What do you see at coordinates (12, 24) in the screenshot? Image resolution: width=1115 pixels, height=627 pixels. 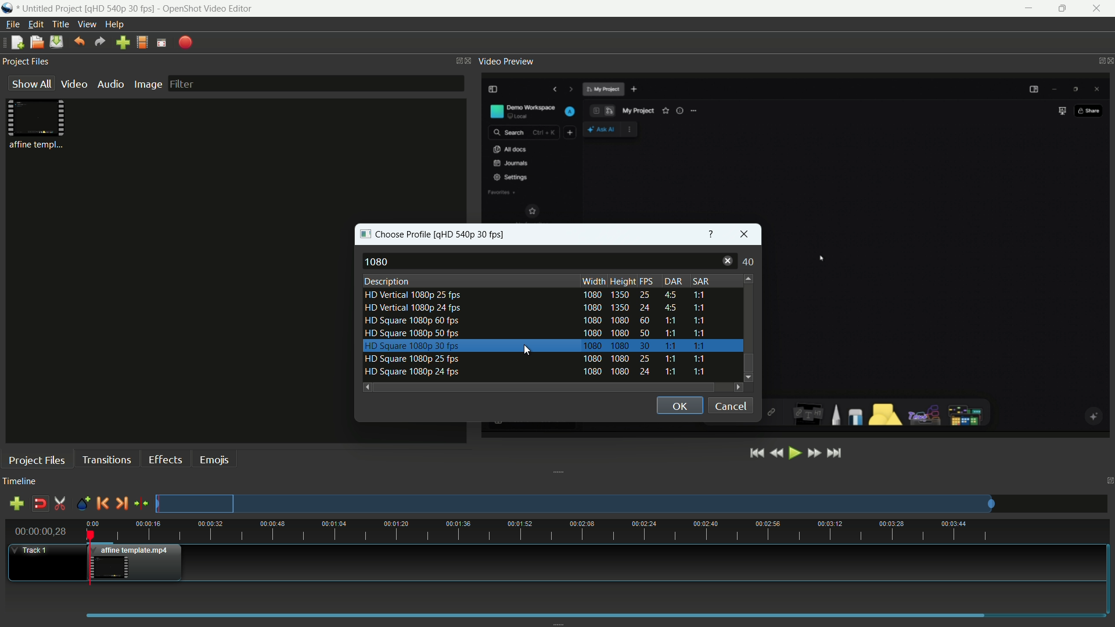 I see `file menu` at bounding box center [12, 24].